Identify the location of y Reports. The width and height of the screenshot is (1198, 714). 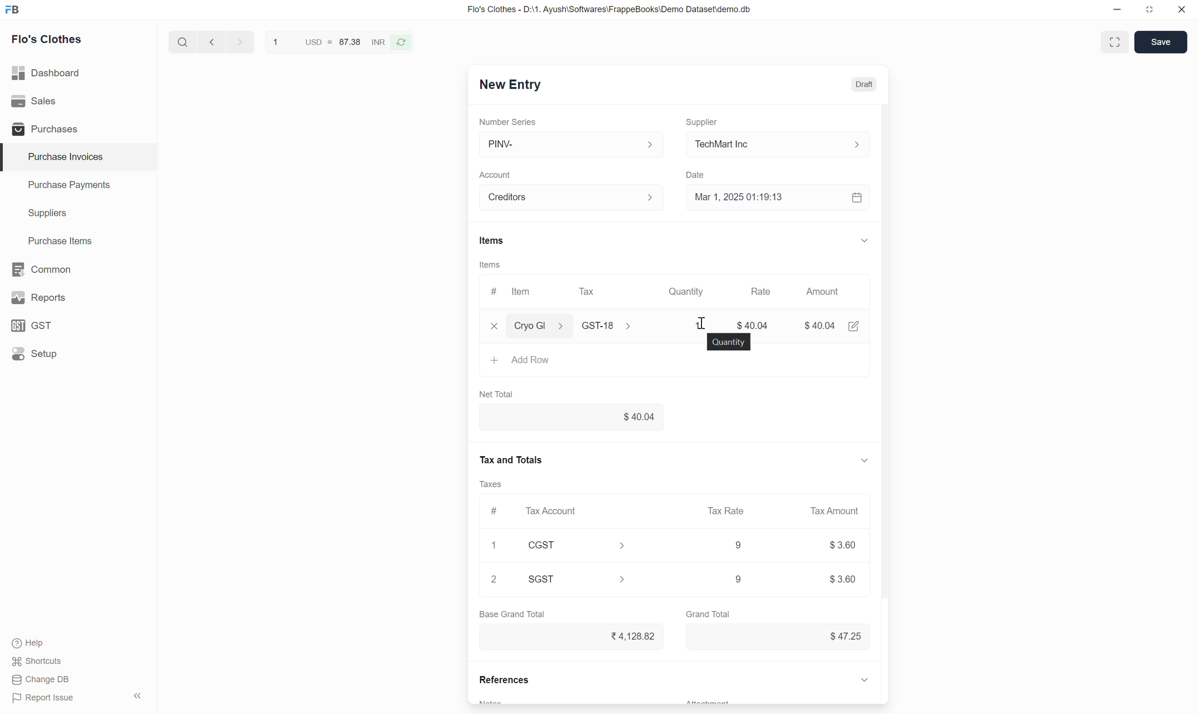
(38, 298).